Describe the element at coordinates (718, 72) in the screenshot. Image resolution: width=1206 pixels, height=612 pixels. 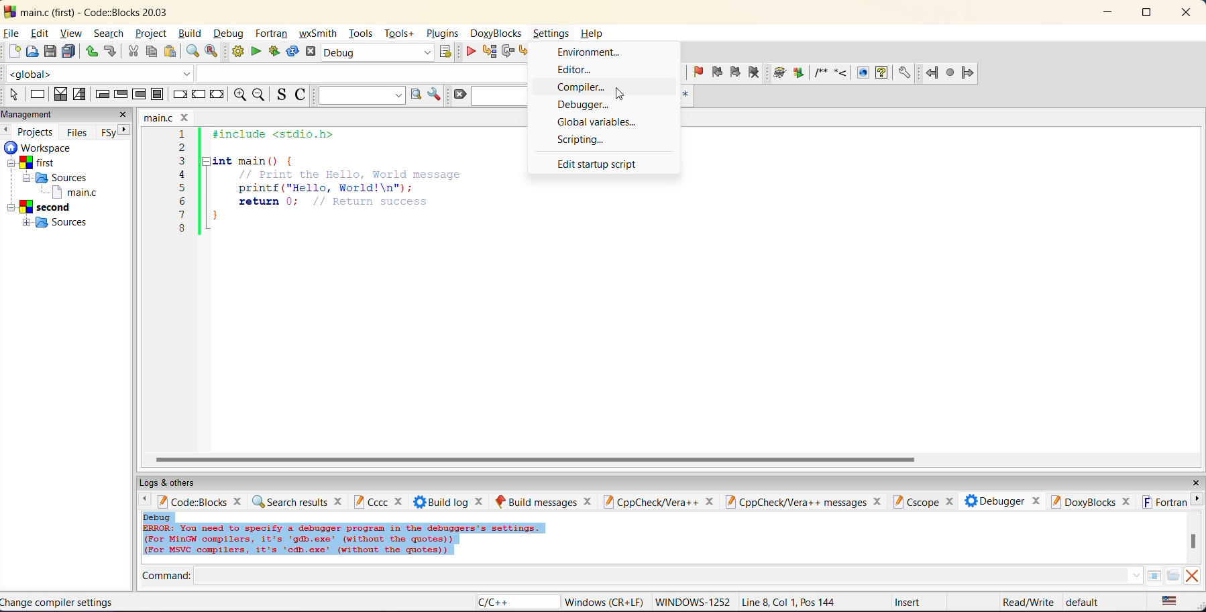
I see `previous bookmark` at that location.